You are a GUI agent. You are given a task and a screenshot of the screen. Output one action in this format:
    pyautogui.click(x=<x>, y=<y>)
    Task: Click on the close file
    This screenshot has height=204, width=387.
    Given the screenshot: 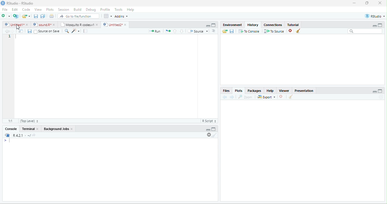 What is the action you would take?
    pyautogui.click(x=291, y=31)
    